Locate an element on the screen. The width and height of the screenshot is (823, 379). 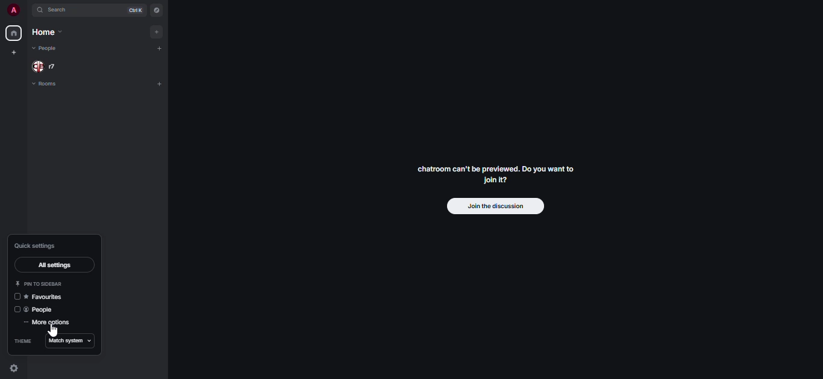
people is located at coordinates (42, 310).